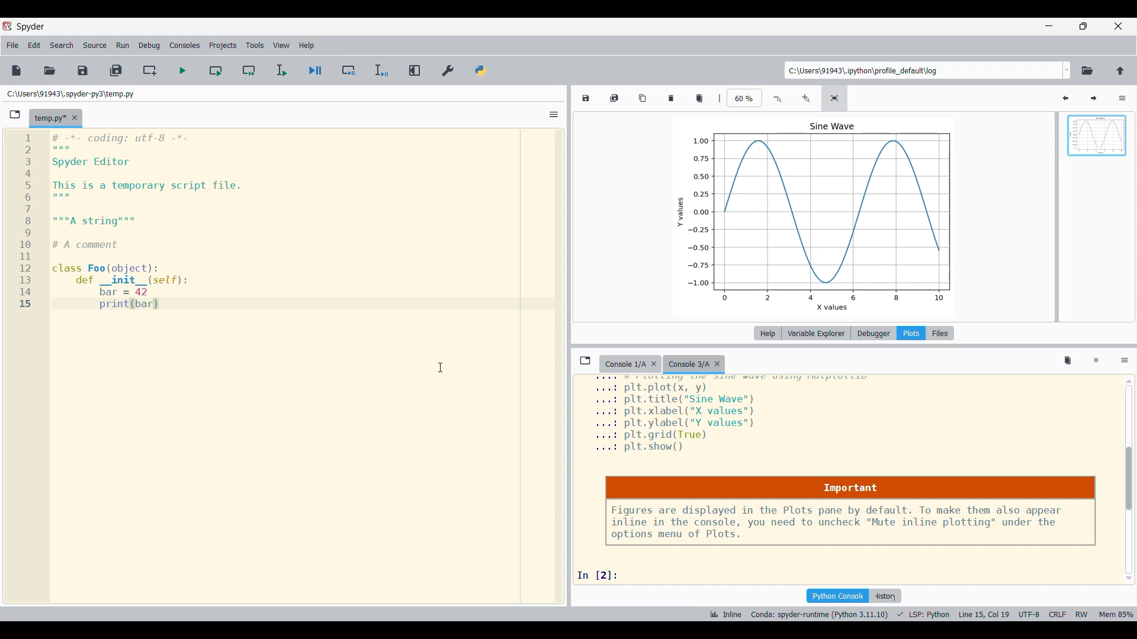 This screenshot has height=639, width=1137. What do you see at coordinates (381, 70) in the screenshot?
I see `Debug selection/current line` at bounding box center [381, 70].